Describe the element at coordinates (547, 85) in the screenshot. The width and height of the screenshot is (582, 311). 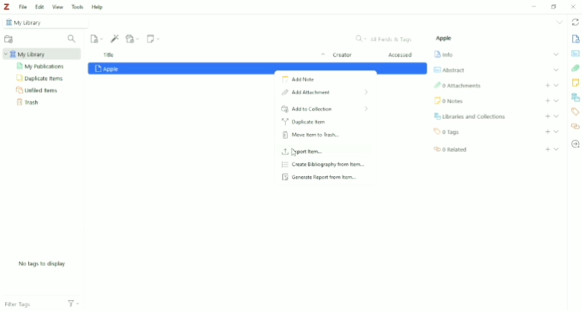
I see `Add` at that location.